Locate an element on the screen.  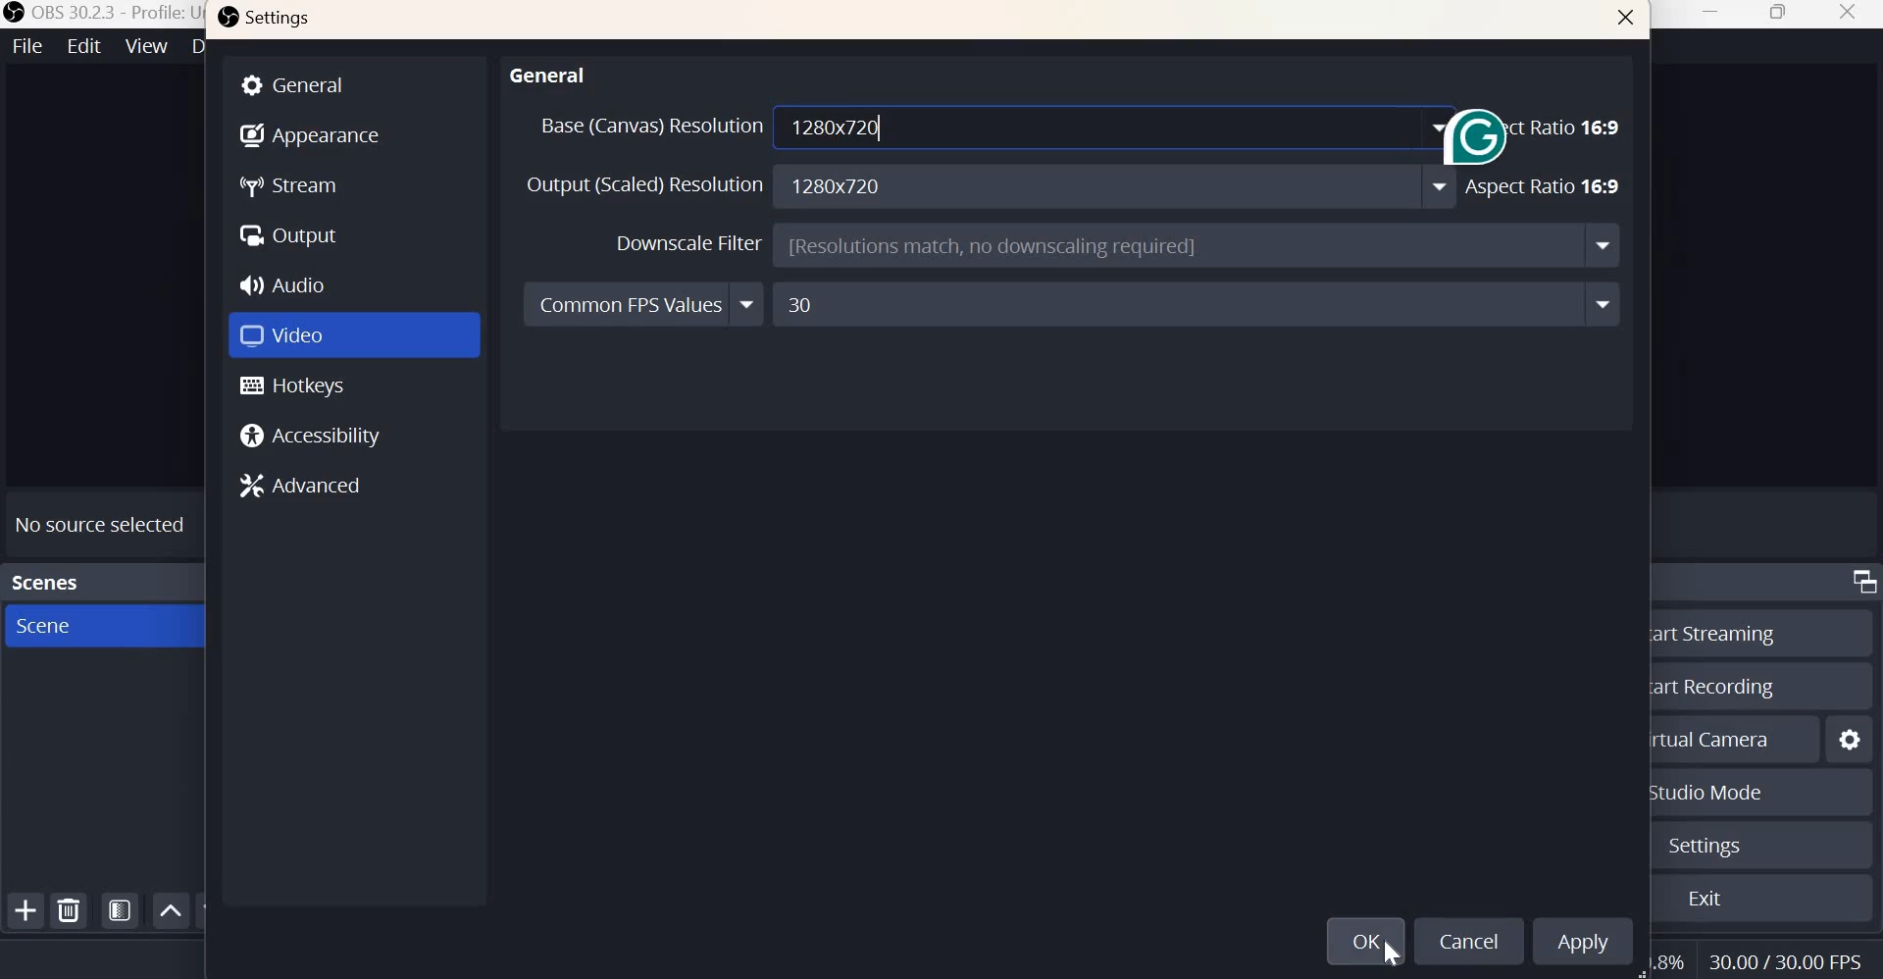
General is located at coordinates (549, 72).